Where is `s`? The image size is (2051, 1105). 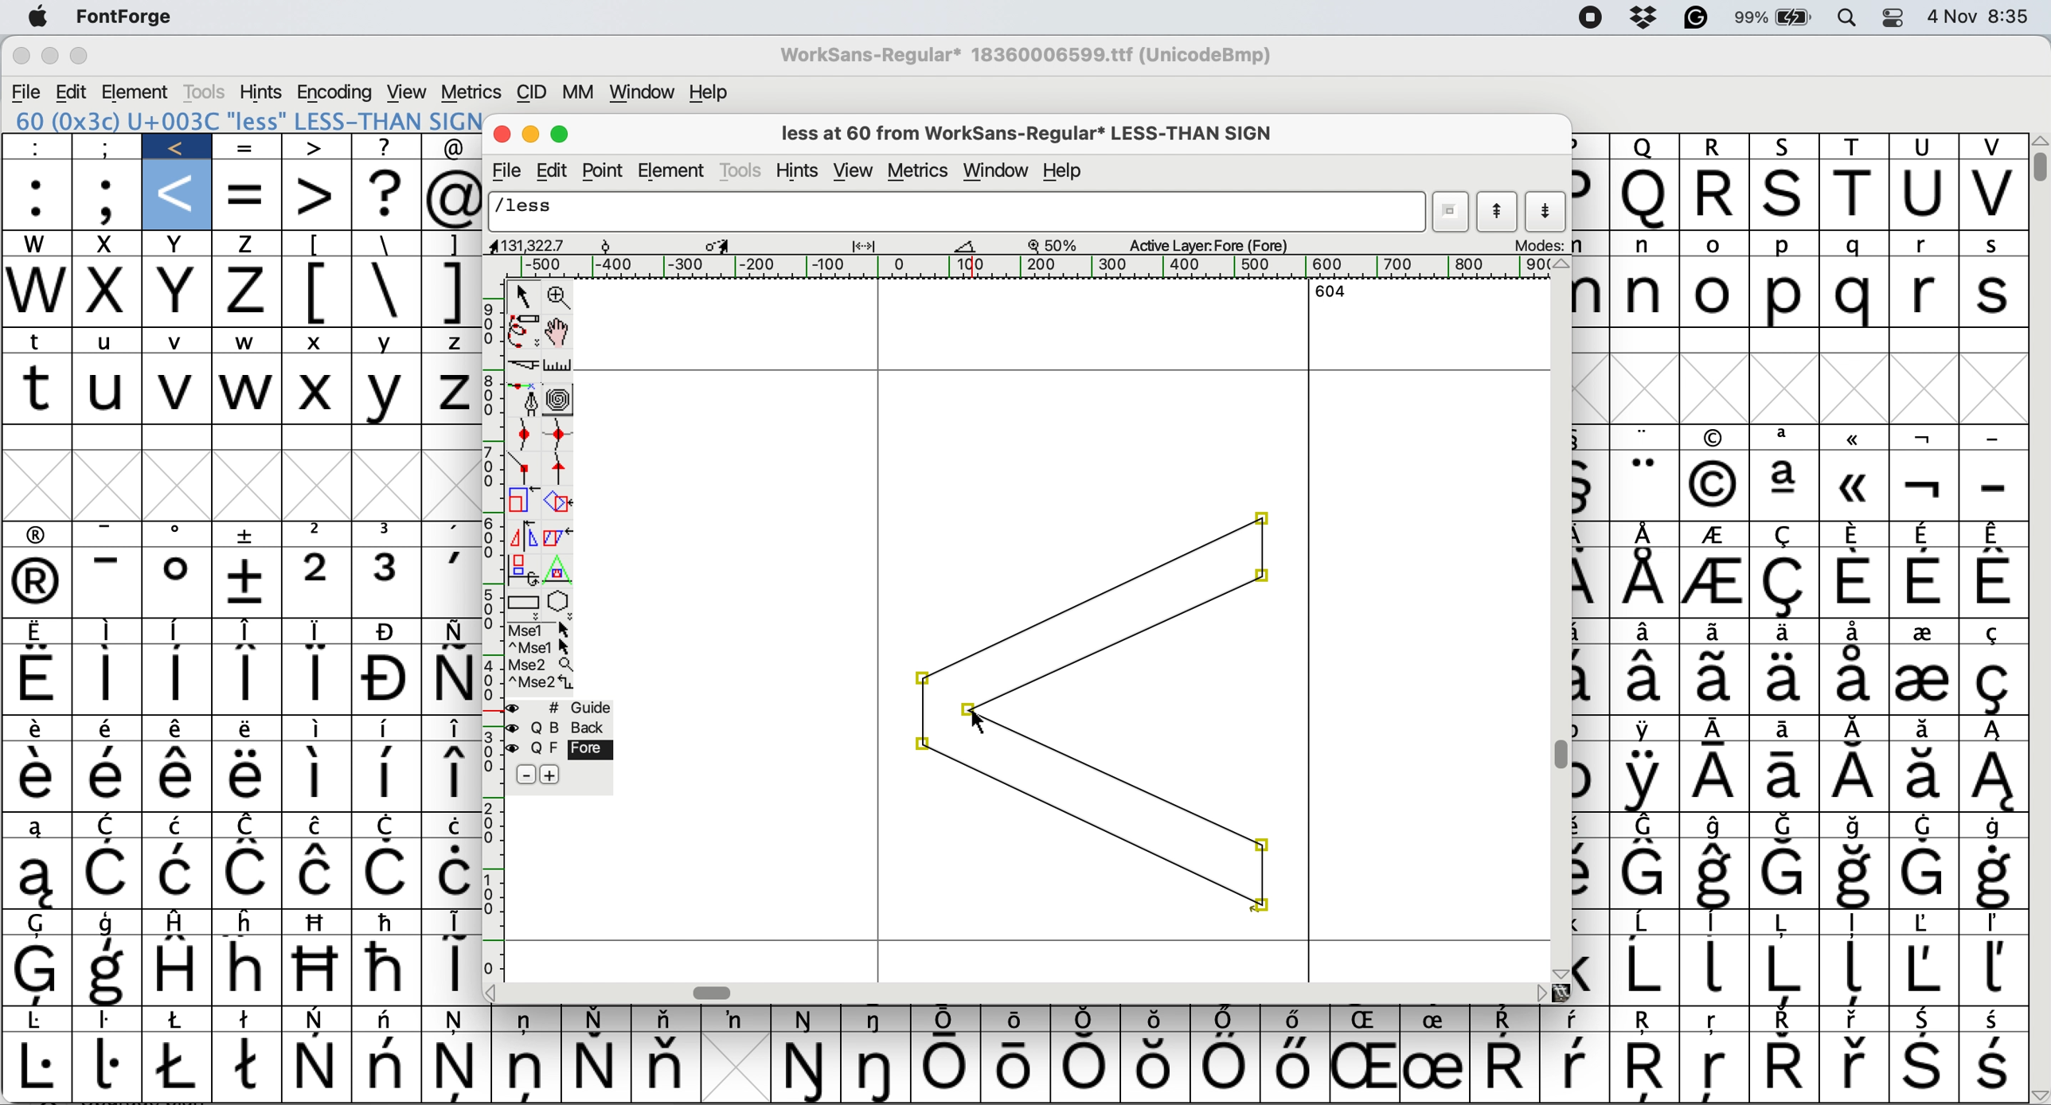
s is located at coordinates (1787, 146).